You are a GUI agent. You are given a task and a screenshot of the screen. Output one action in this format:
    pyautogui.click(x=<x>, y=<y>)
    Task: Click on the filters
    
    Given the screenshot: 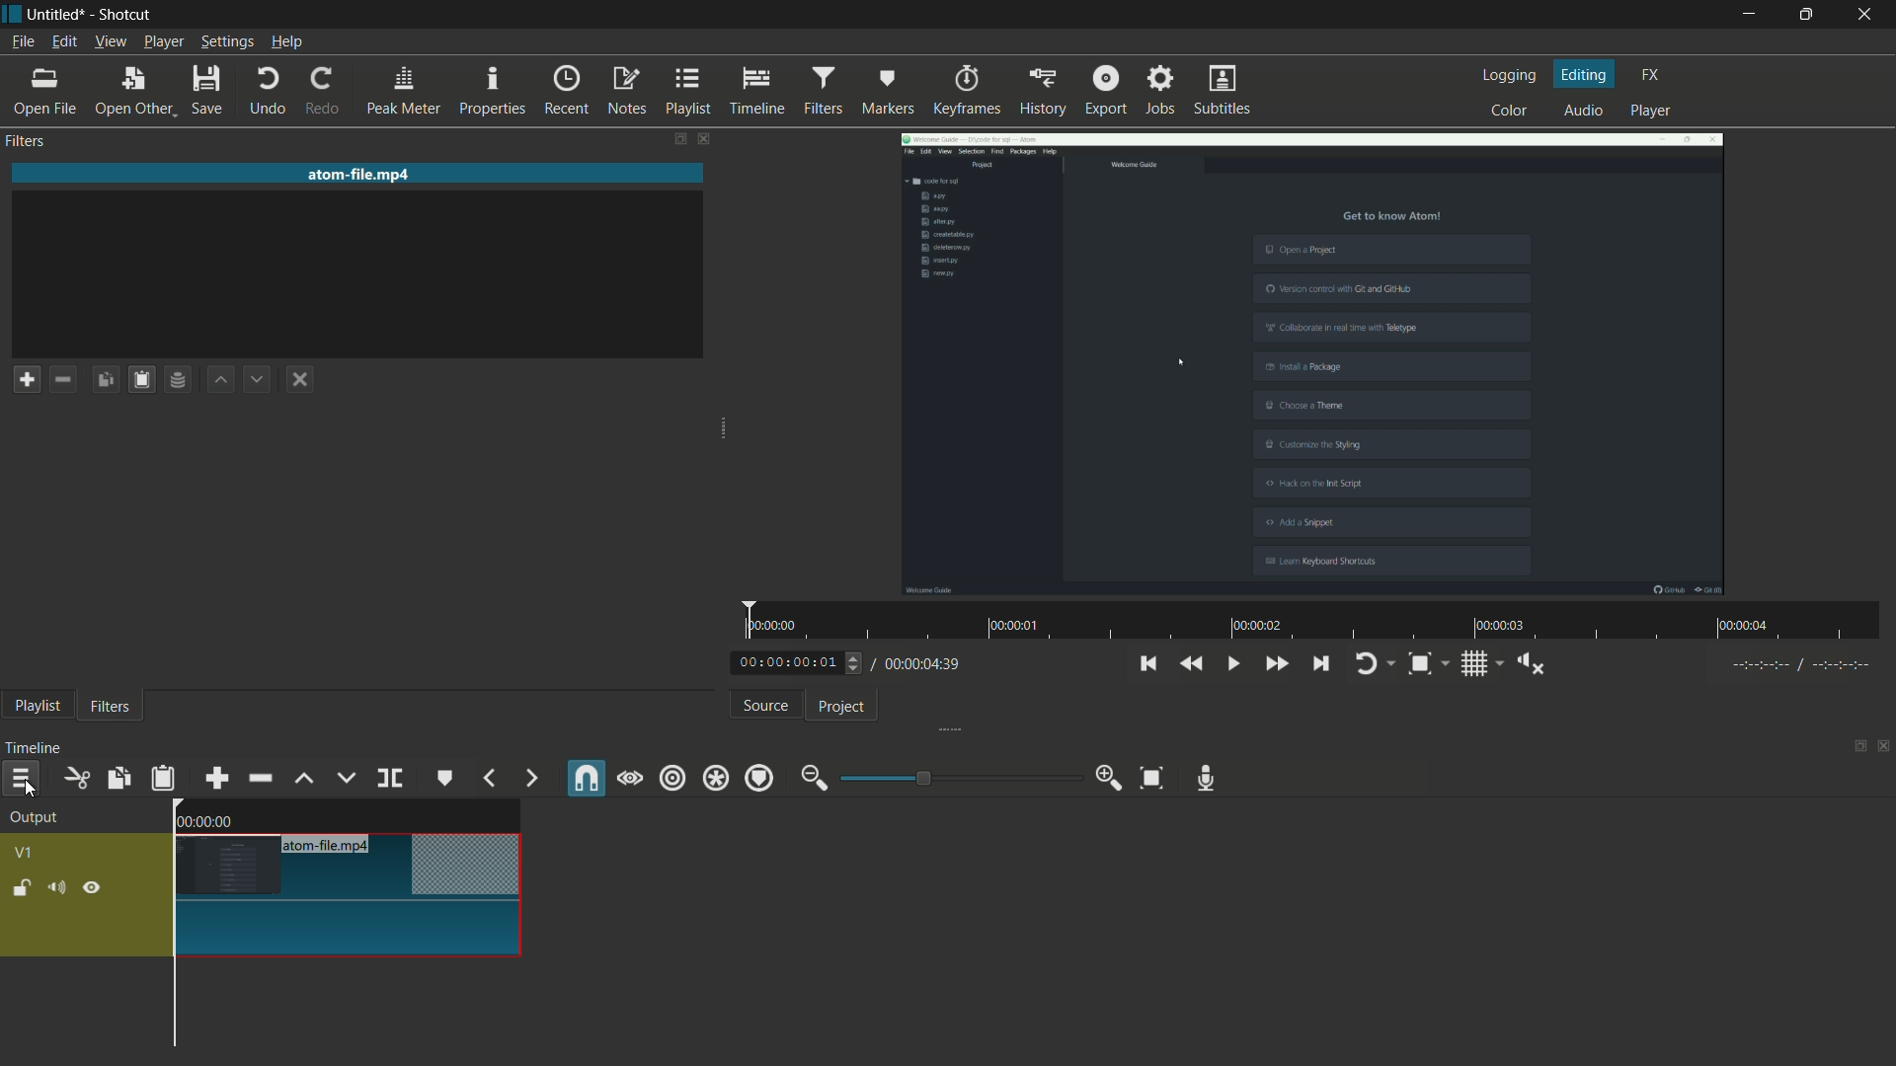 What is the action you would take?
    pyautogui.click(x=823, y=90)
    